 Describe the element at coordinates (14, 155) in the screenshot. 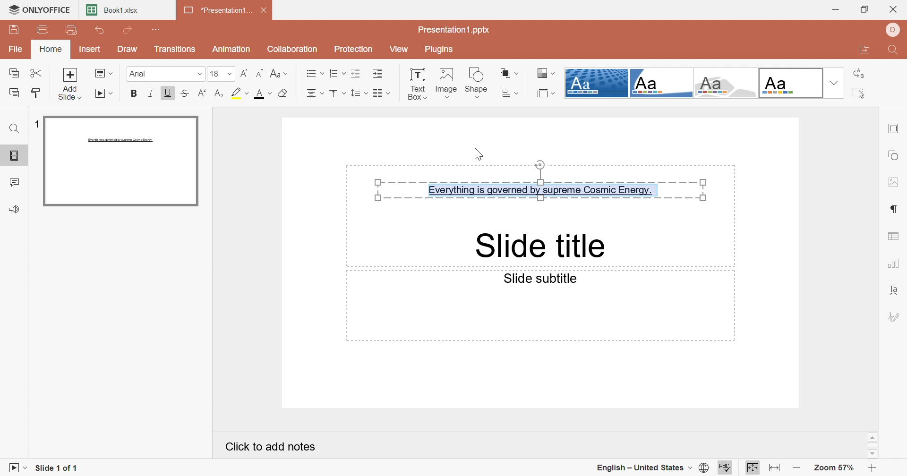

I see `Slides` at that location.